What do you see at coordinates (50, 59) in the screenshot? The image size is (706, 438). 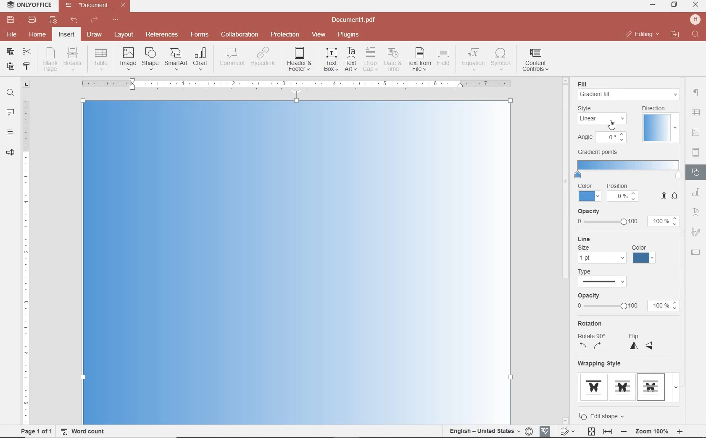 I see `INSERT BLANK PAGE` at bounding box center [50, 59].